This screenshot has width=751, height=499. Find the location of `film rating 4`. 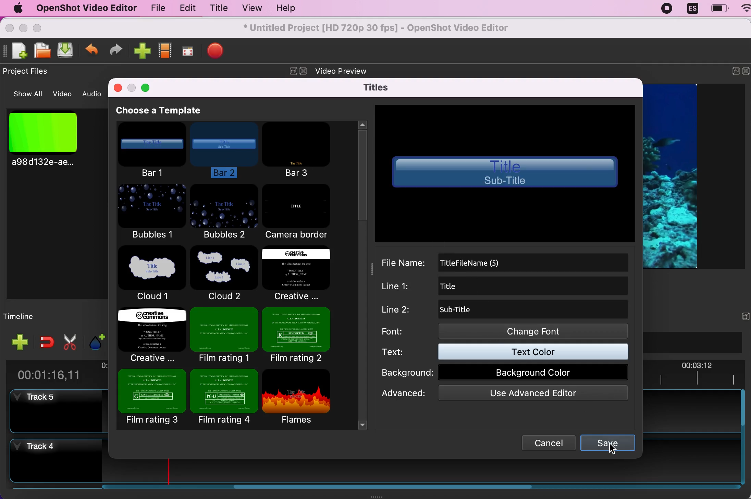

film rating 4 is located at coordinates (224, 398).